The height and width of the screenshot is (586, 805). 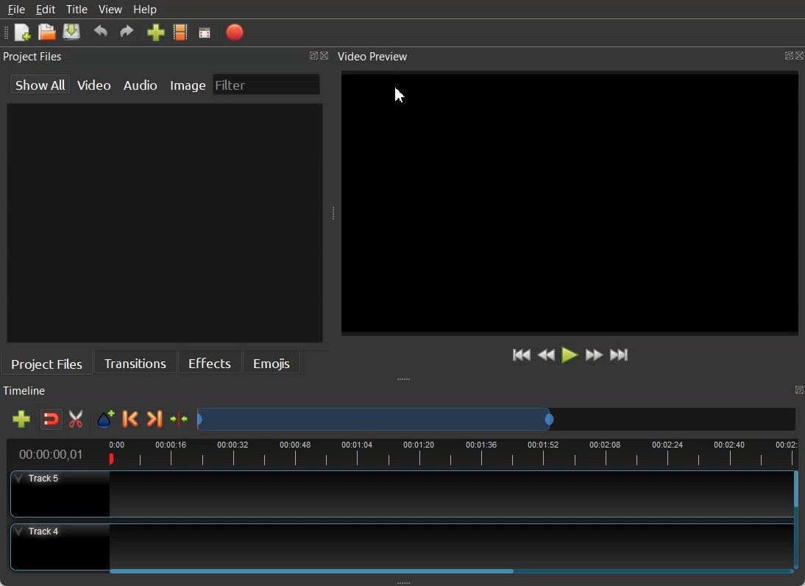 I want to click on Video Zoom, so click(x=570, y=203).